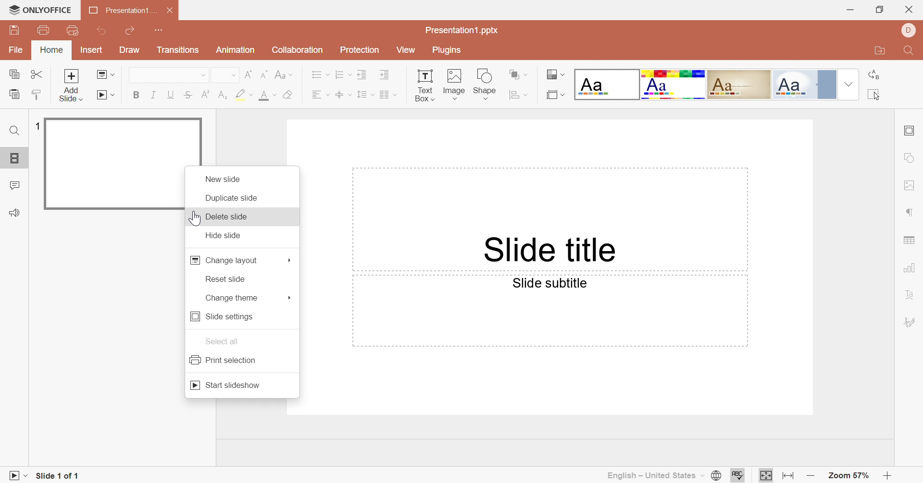 The image size is (923, 483). I want to click on Copy, so click(14, 74).